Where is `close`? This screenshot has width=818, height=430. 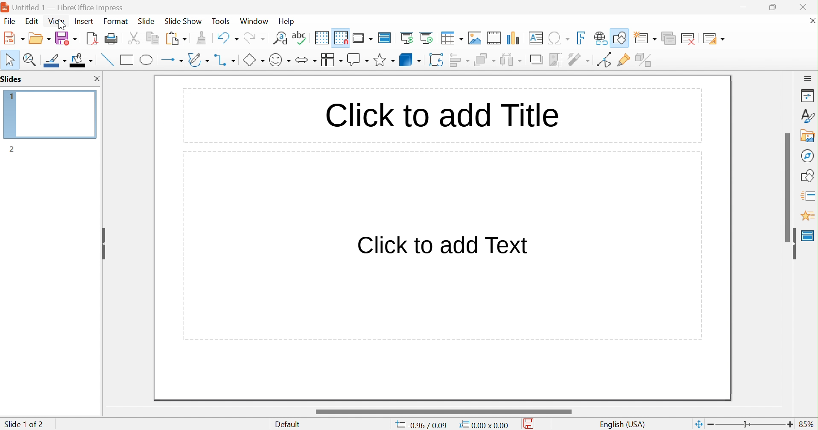
close is located at coordinates (811, 20).